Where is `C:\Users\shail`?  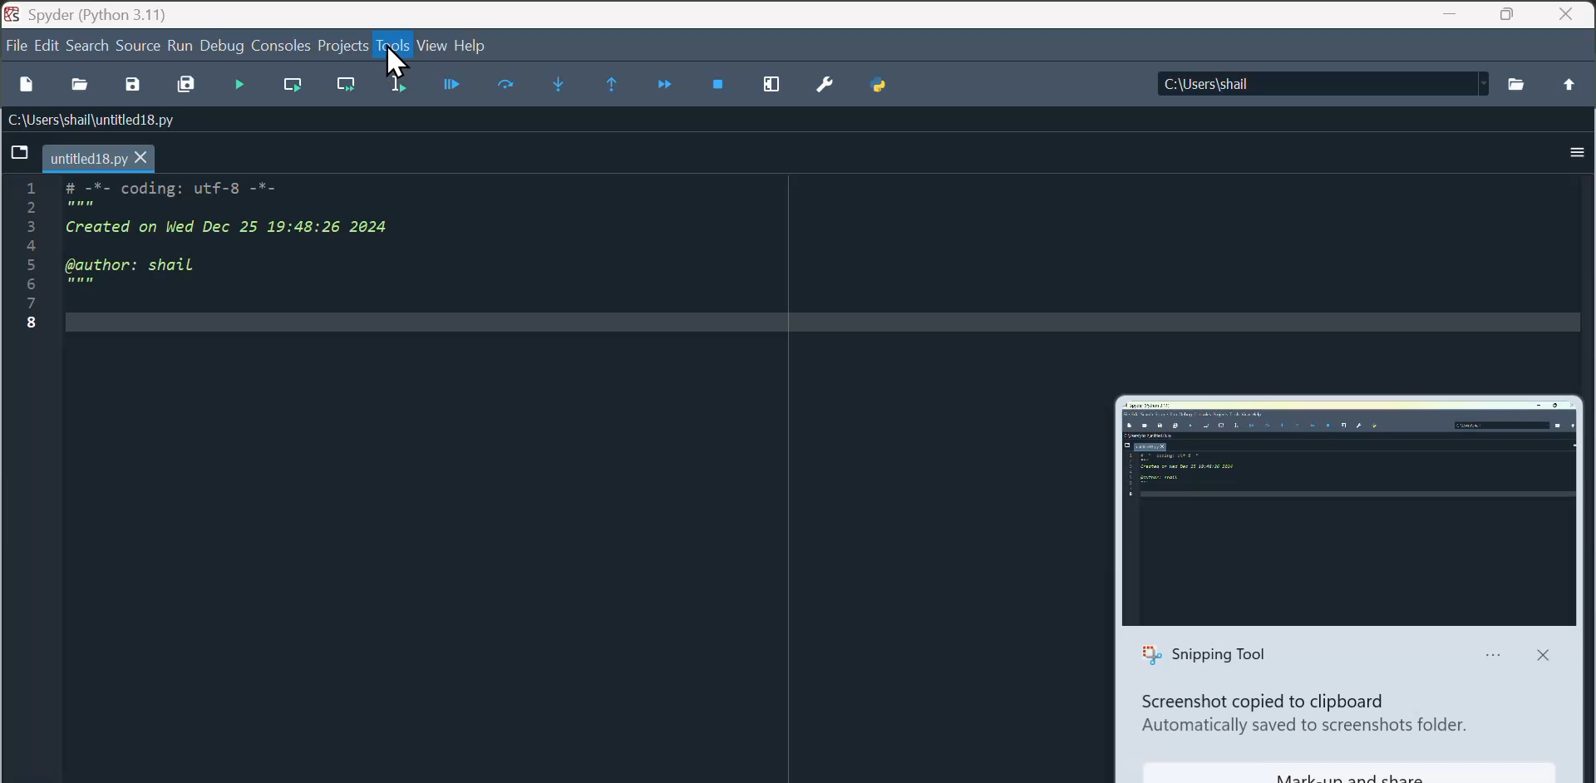 C:\Users\shail is located at coordinates (1323, 84).